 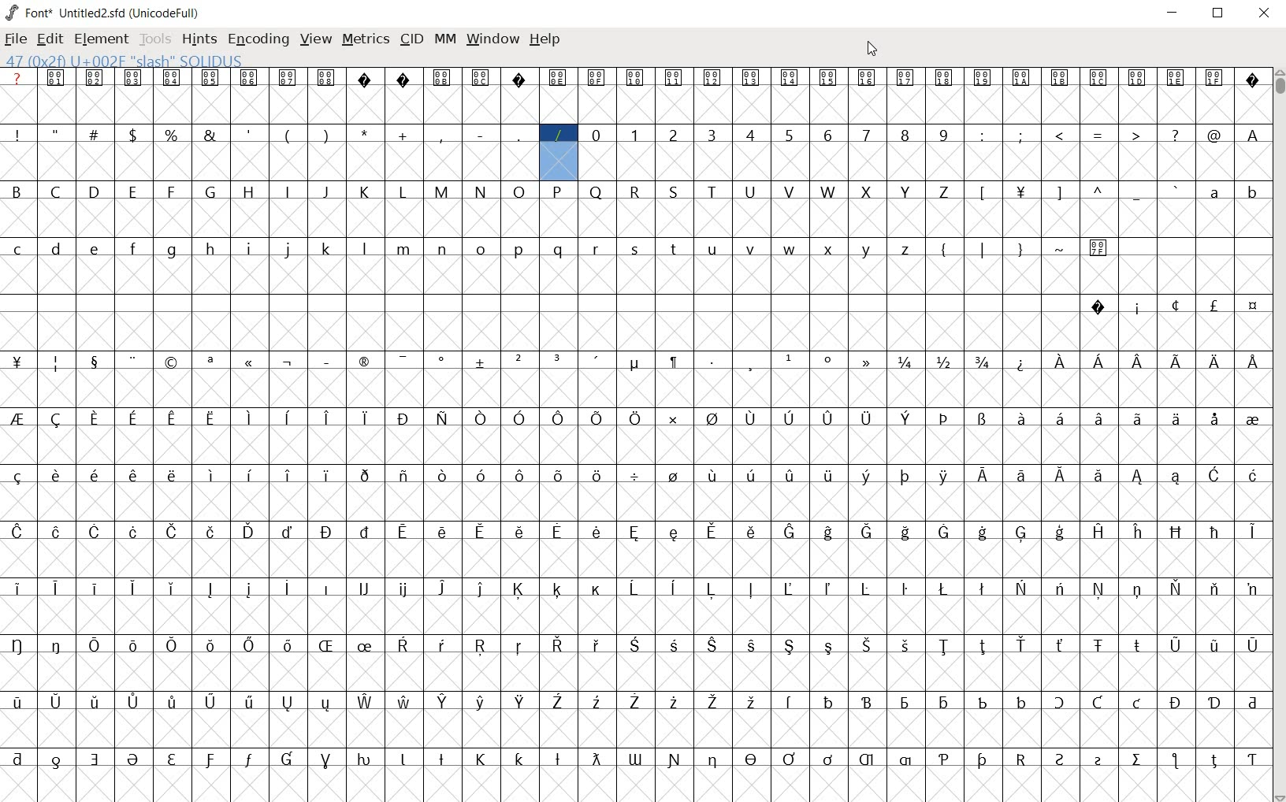 What do you see at coordinates (750, 589) in the screenshot?
I see `glyph` at bounding box center [750, 589].